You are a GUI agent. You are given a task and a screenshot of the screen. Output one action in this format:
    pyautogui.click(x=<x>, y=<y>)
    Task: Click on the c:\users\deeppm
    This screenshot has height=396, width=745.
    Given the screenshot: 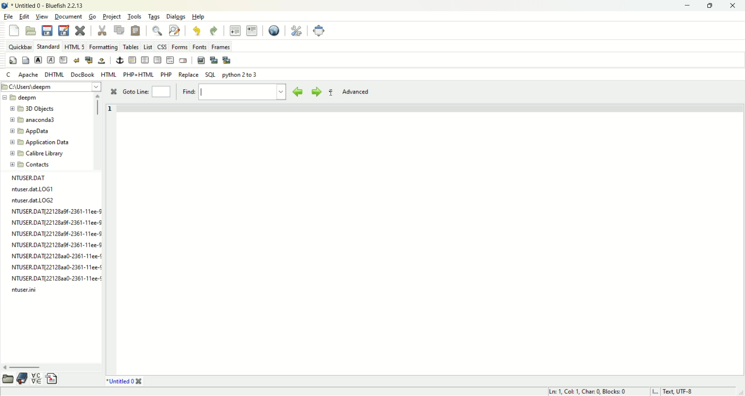 What is the action you would take?
    pyautogui.click(x=37, y=87)
    